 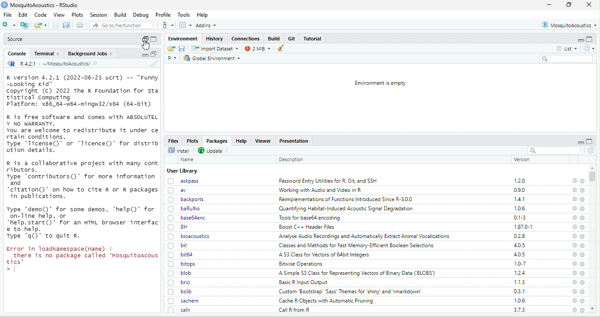 I want to click on 1.0.6, so click(x=520, y=208).